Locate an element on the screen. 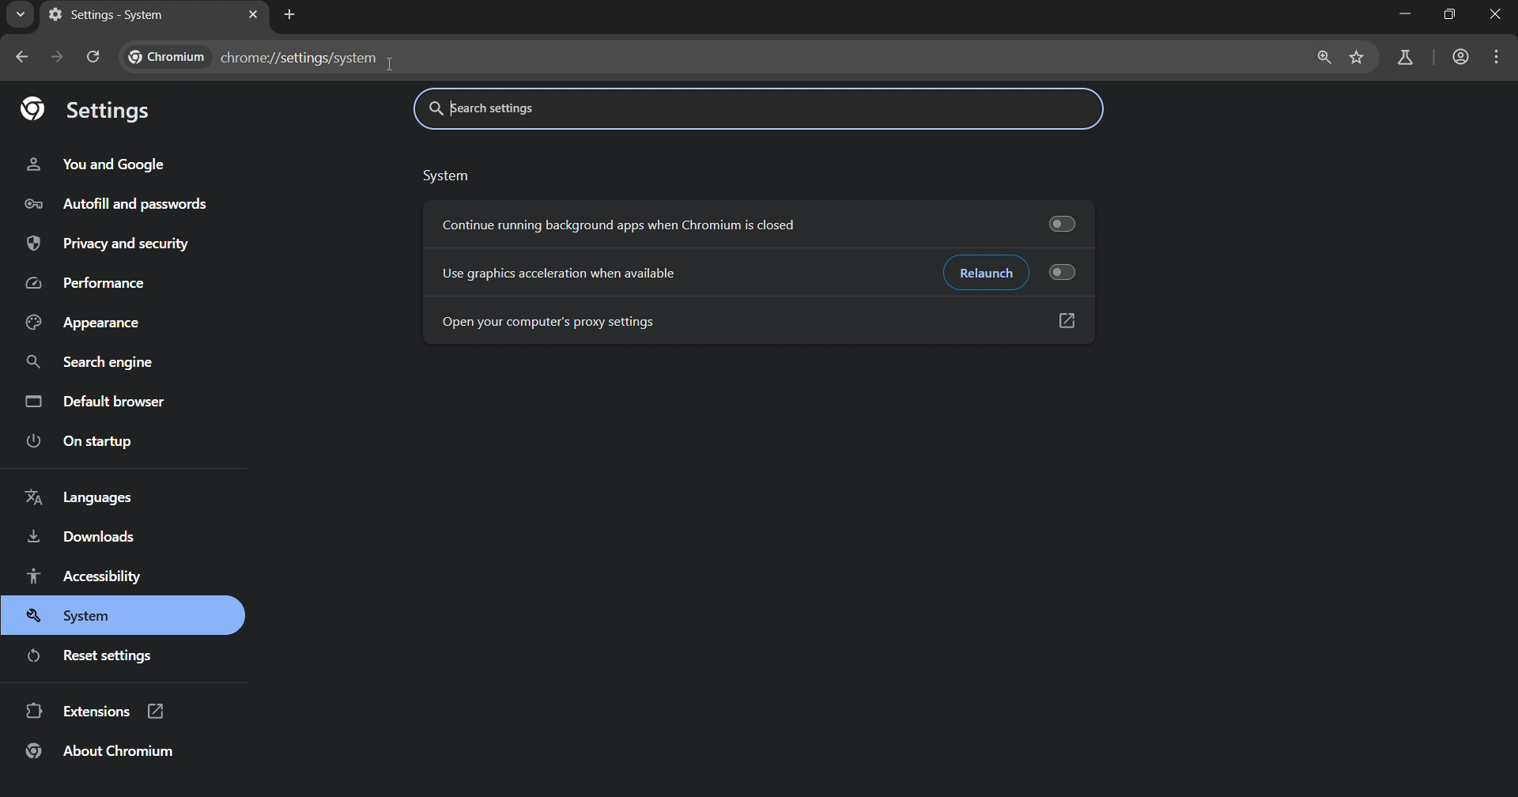 Image resolution: width=1518 pixels, height=797 pixels. search settings is located at coordinates (617, 110).